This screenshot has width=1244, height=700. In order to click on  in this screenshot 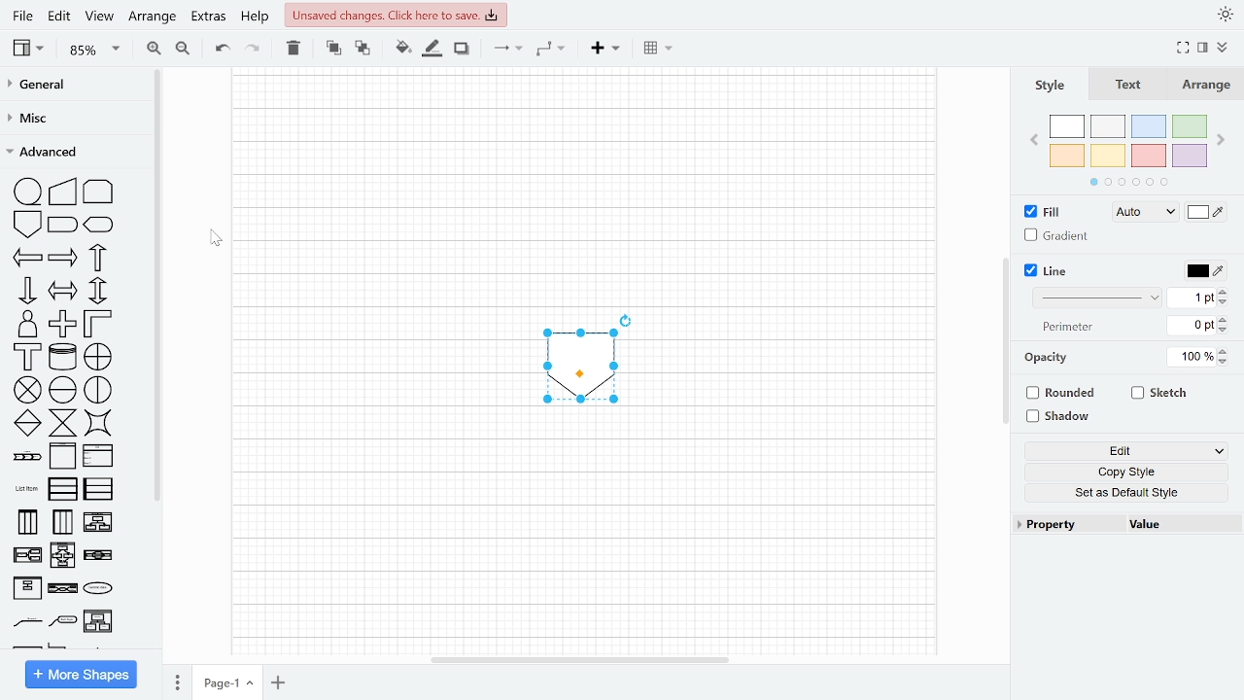, I will do `click(1132, 472)`.